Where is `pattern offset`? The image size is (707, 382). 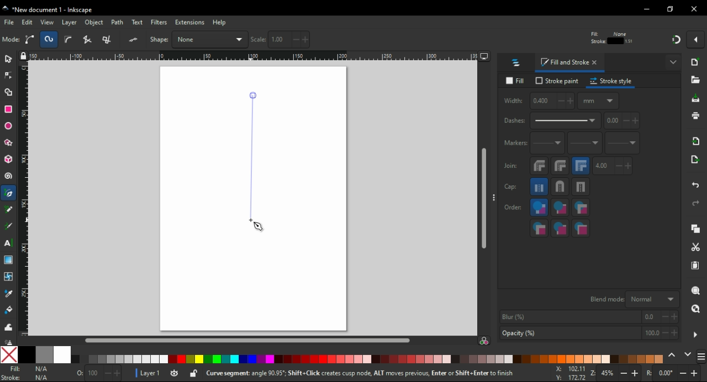
pattern offset is located at coordinates (622, 121).